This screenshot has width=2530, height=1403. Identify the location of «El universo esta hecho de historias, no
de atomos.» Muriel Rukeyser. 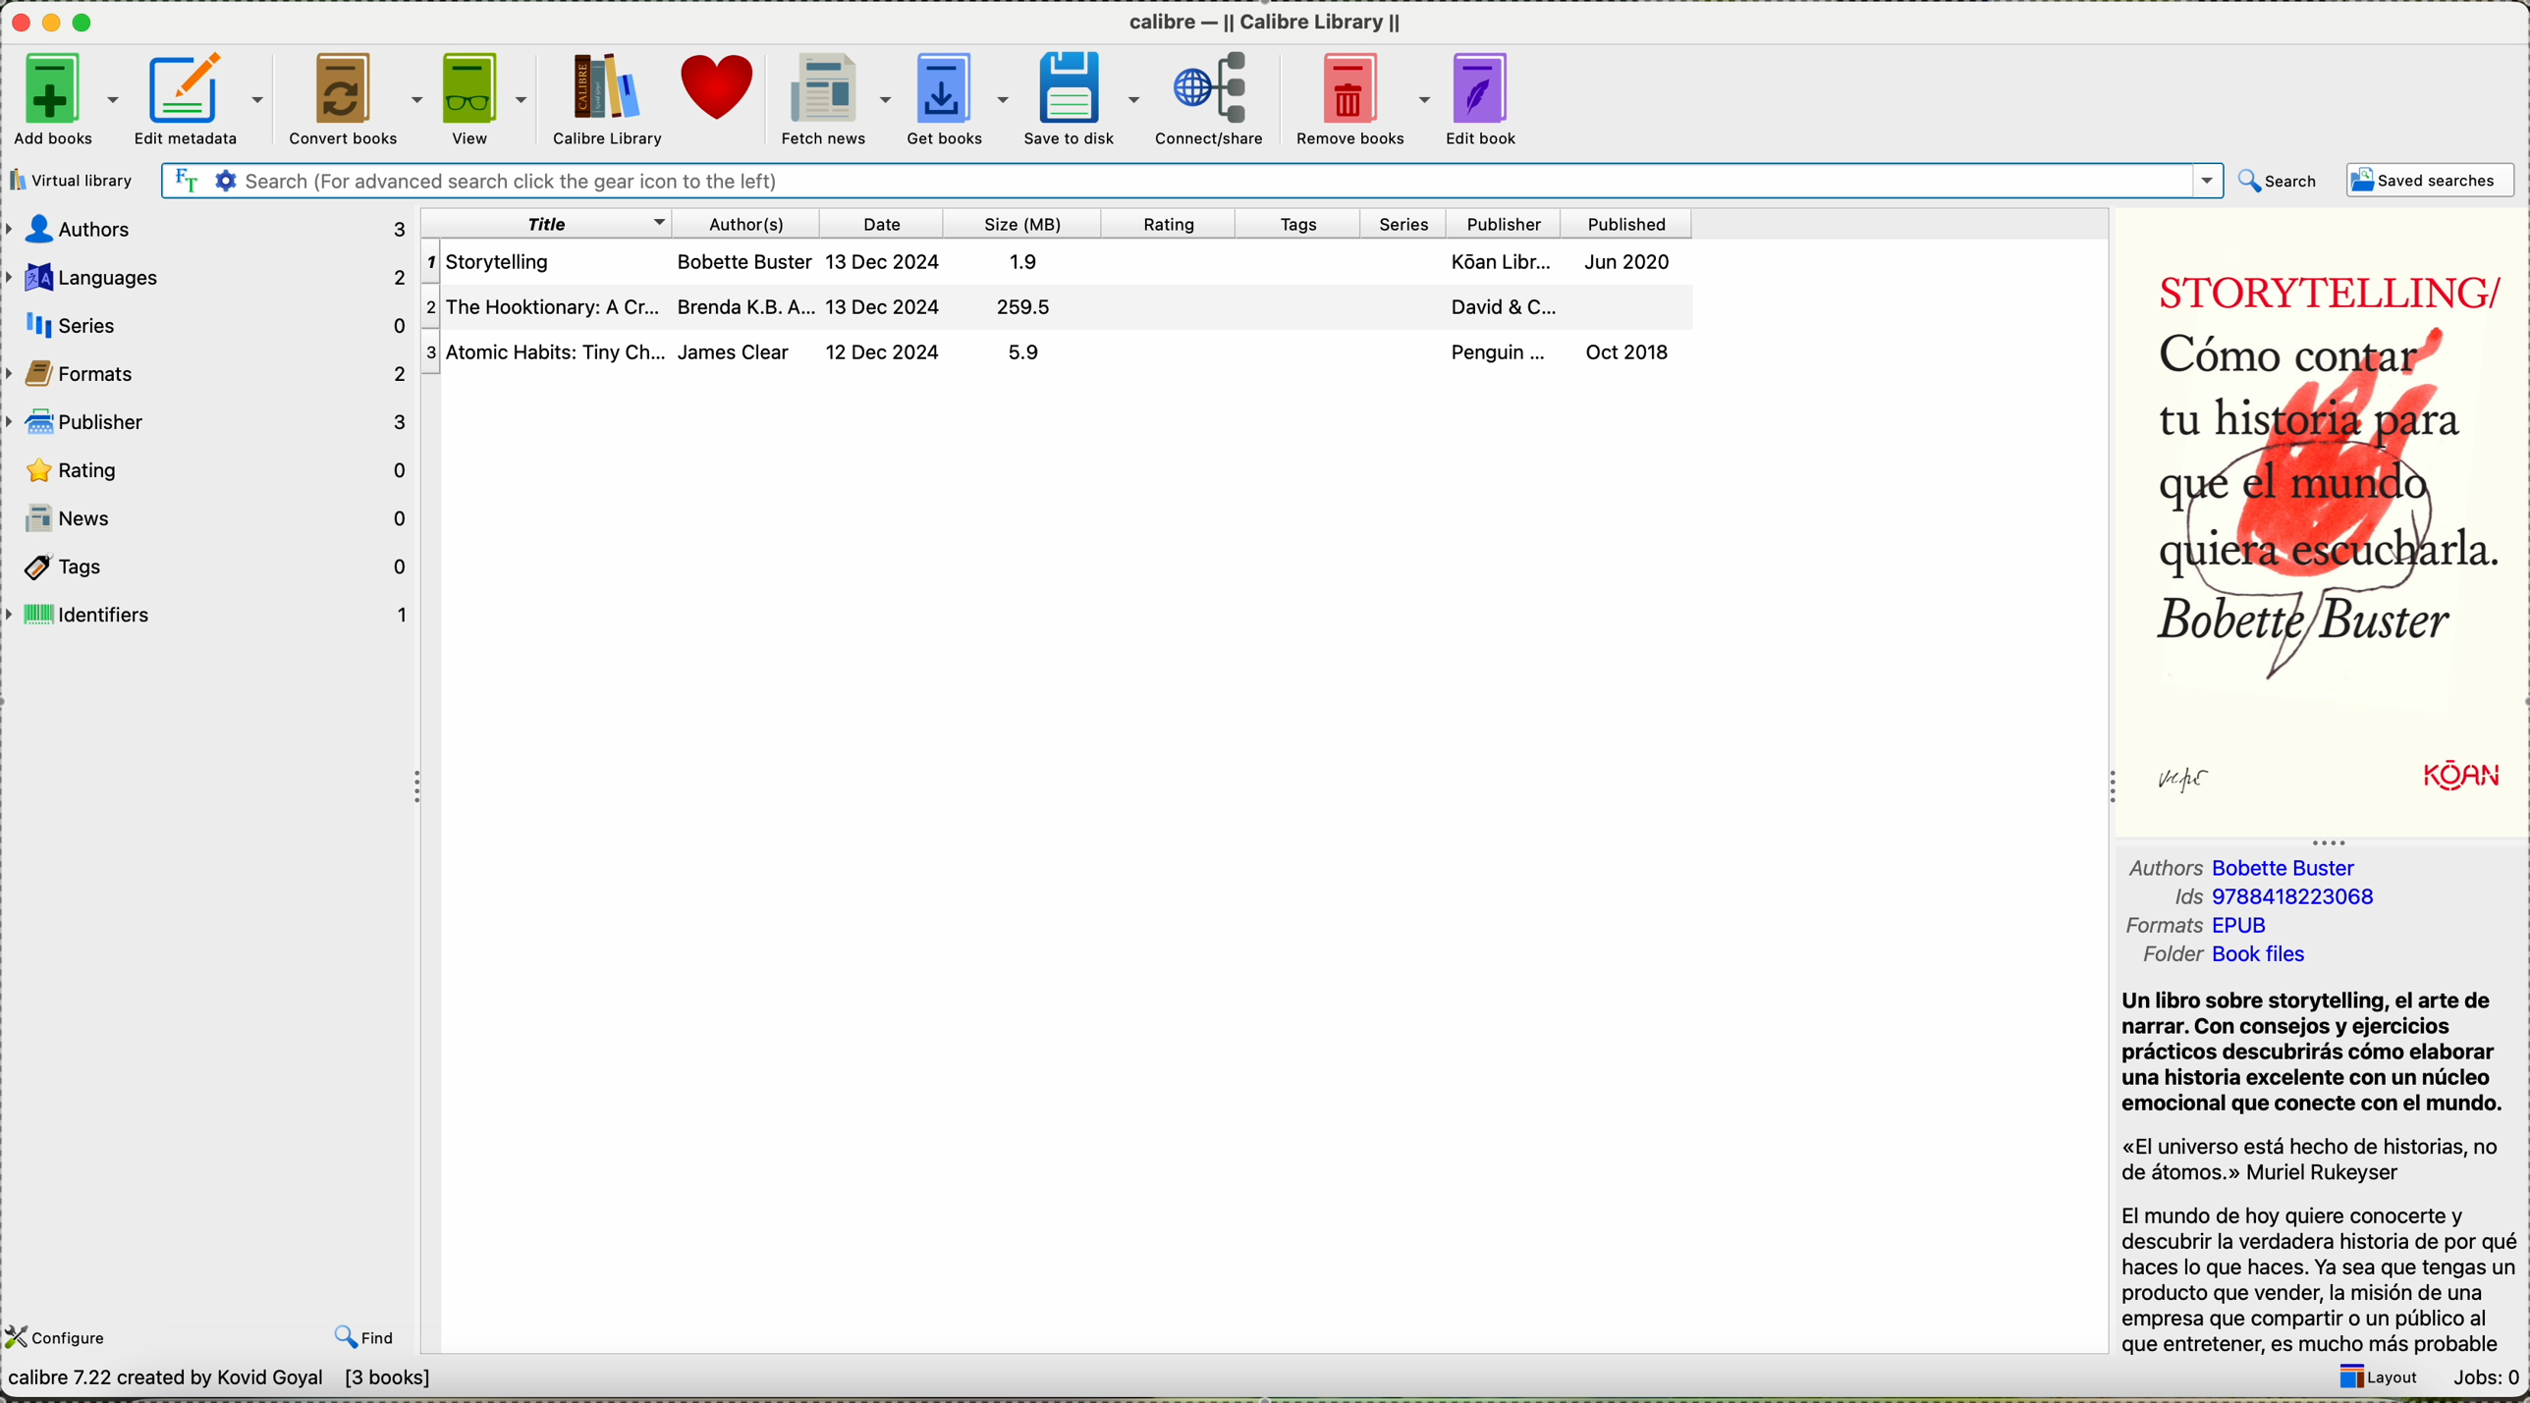
(2316, 1160).